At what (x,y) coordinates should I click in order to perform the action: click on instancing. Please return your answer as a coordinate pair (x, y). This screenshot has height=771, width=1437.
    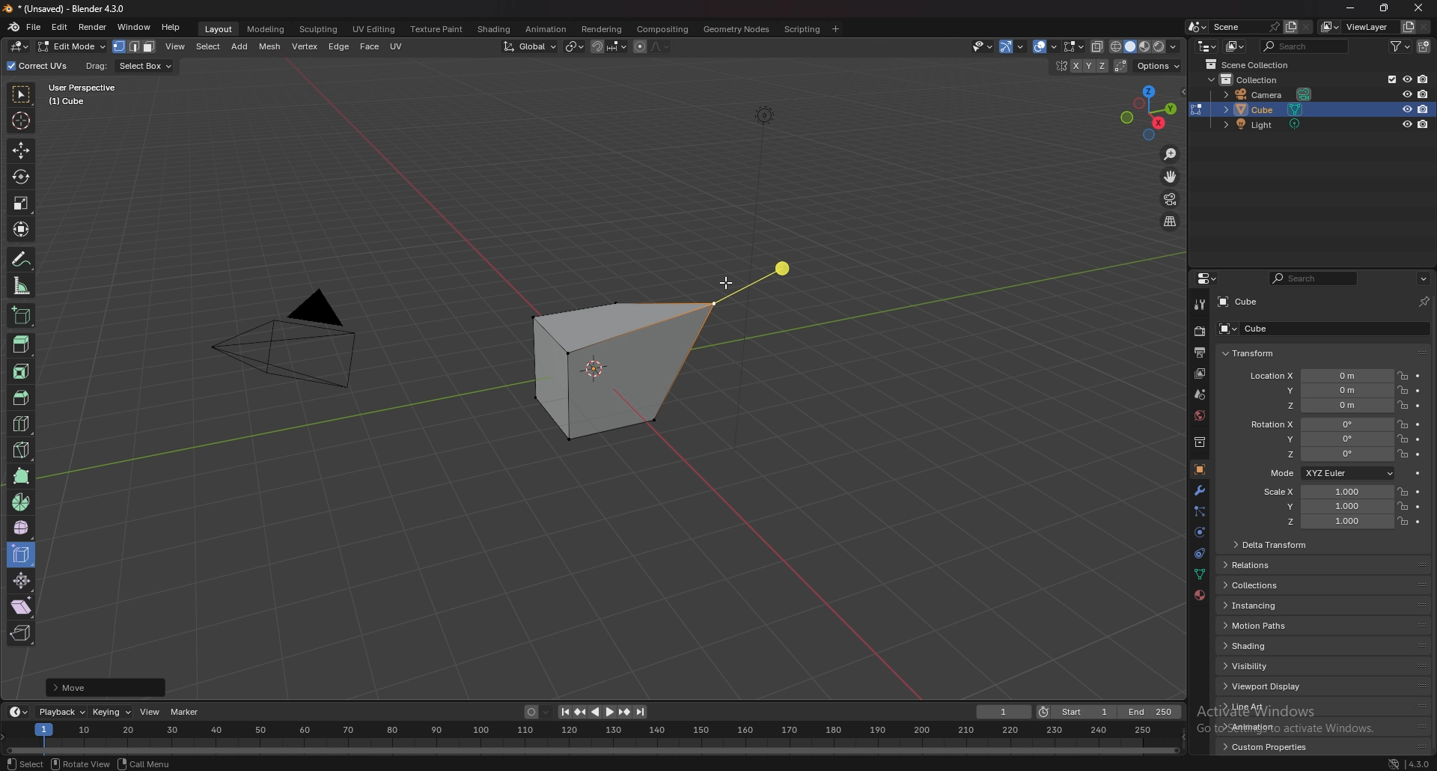
    Looking at the image, I should click on (1263, 607).